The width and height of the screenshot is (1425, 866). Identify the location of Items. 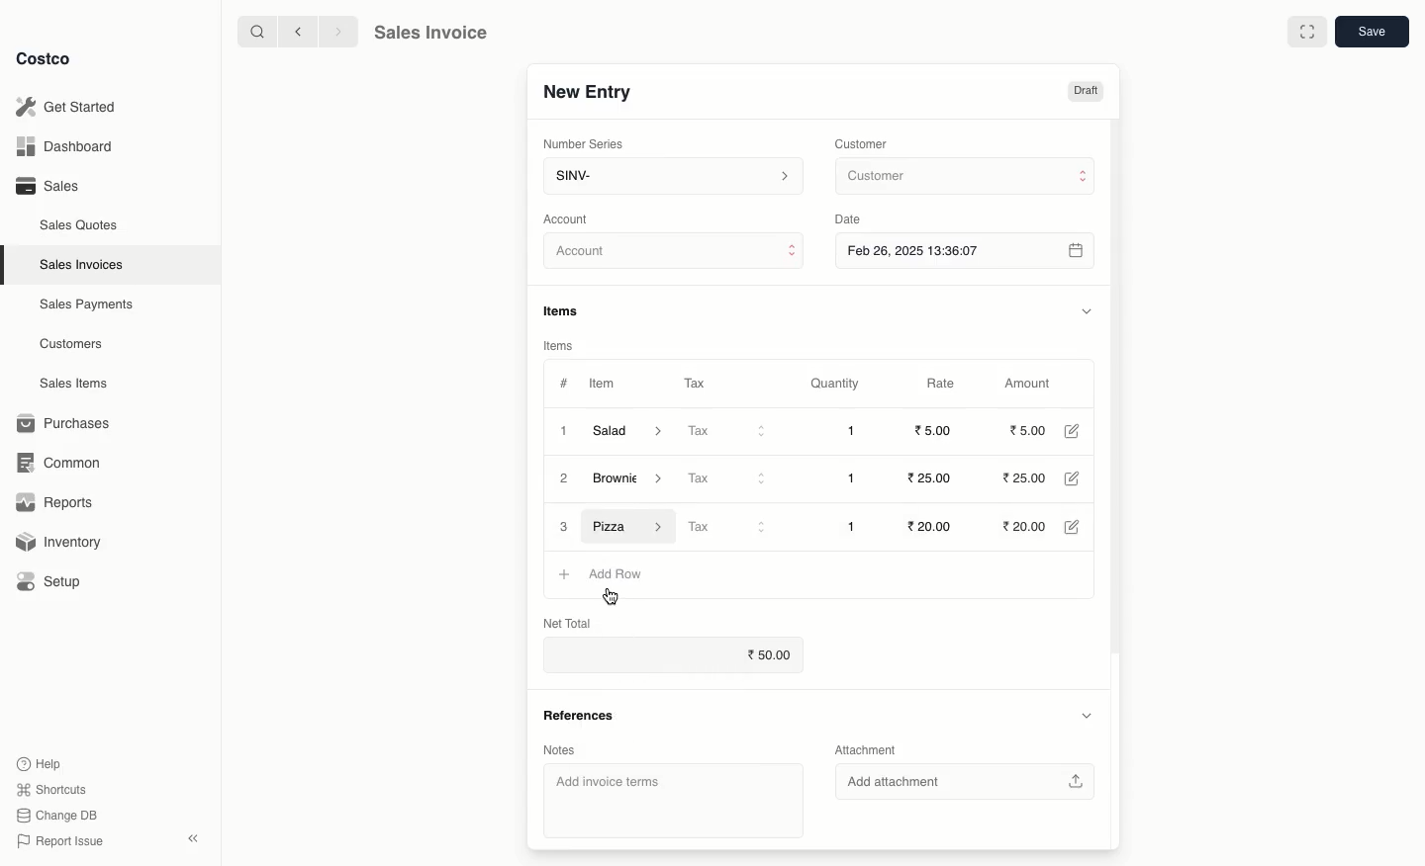
(559, 345).